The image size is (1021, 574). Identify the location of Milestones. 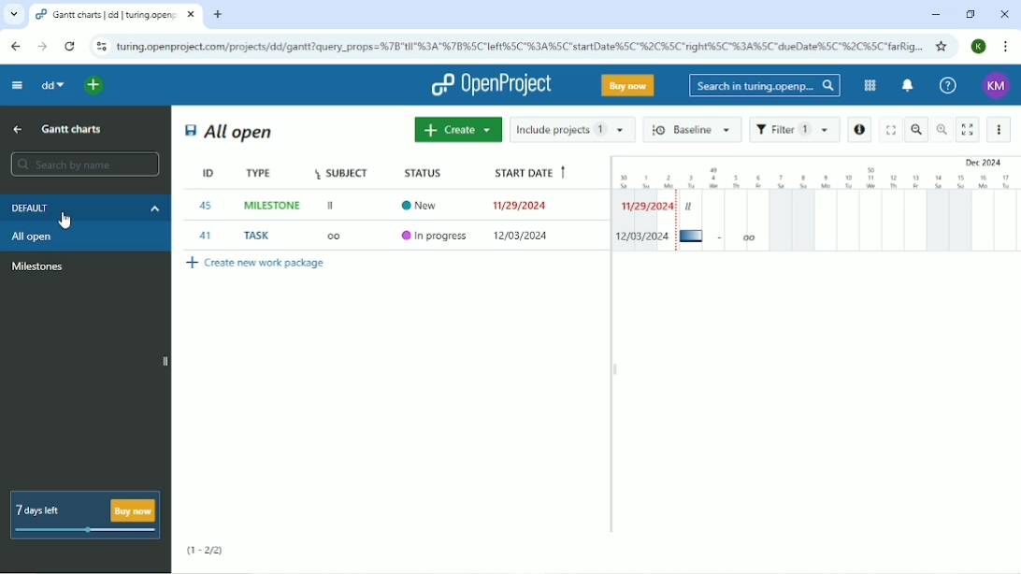
(39, 266).